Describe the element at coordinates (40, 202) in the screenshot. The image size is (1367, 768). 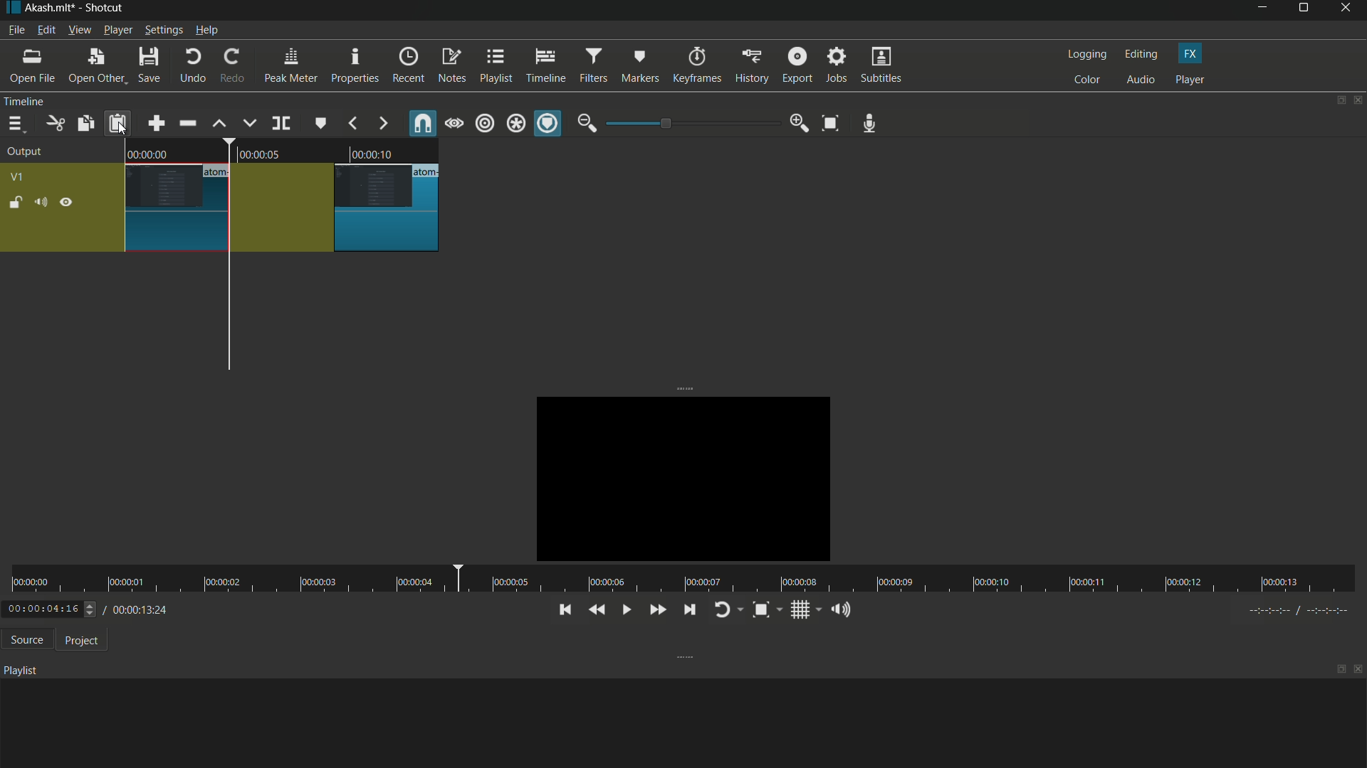
I see `mute` at that location.